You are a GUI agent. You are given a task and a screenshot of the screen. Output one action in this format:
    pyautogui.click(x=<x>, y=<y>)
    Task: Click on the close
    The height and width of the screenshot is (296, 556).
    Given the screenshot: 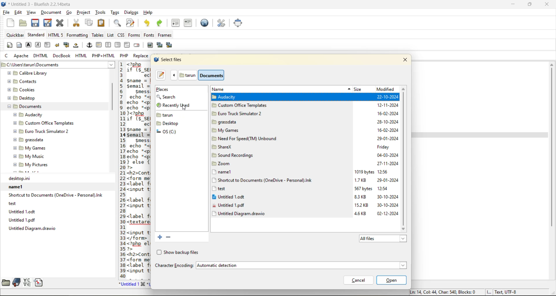 What is the action you would take?
    pyautogui.click(x=548, y=5)
    